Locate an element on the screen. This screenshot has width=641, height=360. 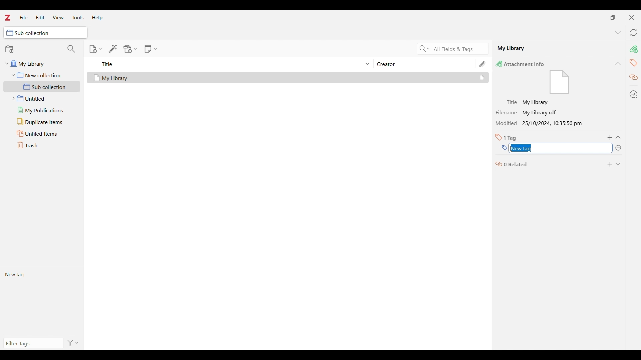
Selected file and its details is located at coordinates (288, 78).